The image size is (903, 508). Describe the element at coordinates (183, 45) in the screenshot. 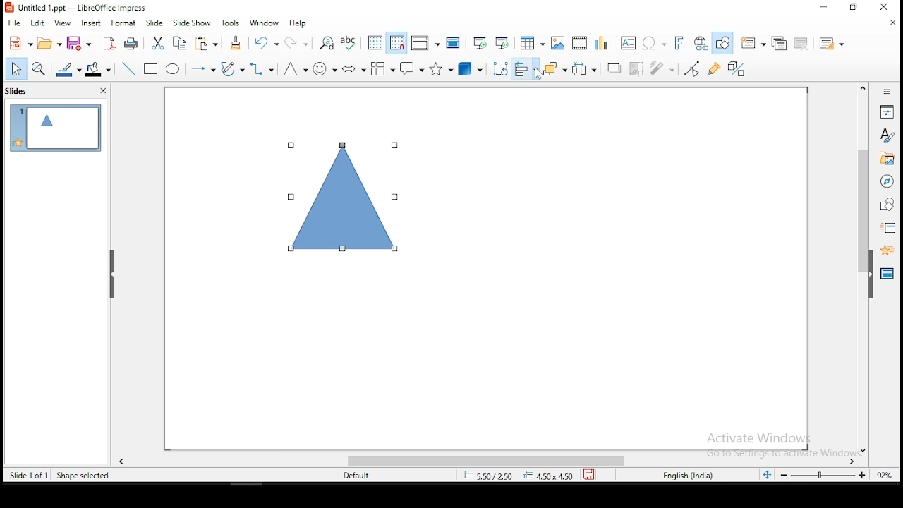

I see `copy` at that location.